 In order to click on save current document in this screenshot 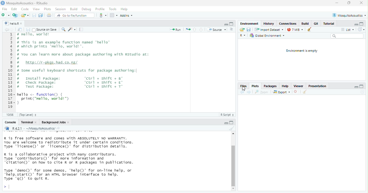, I will do `click(250, 30)`.